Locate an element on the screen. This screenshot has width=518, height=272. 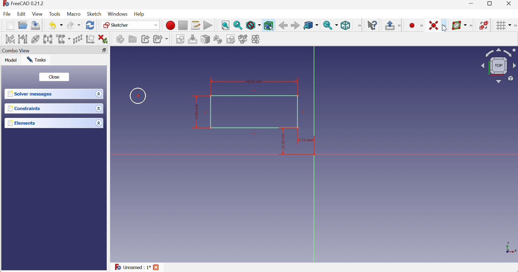
Combo View is located at coordinates (16, 51).